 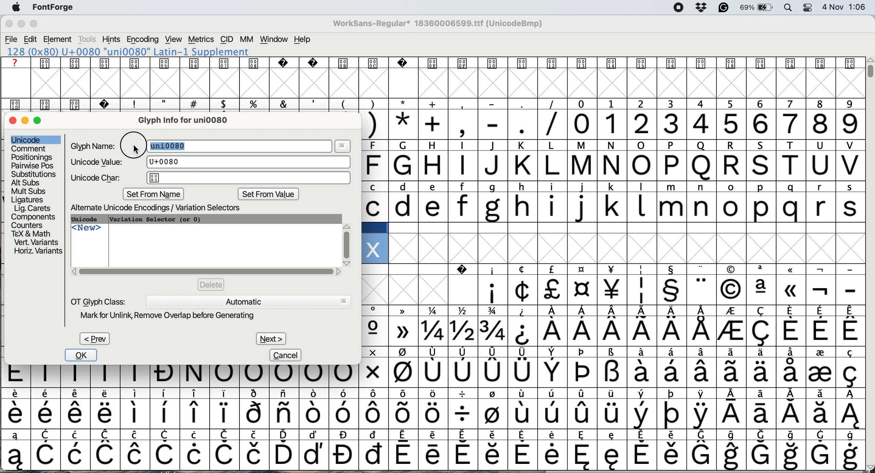 I want to click on special characters, so click(x=429, y=414).